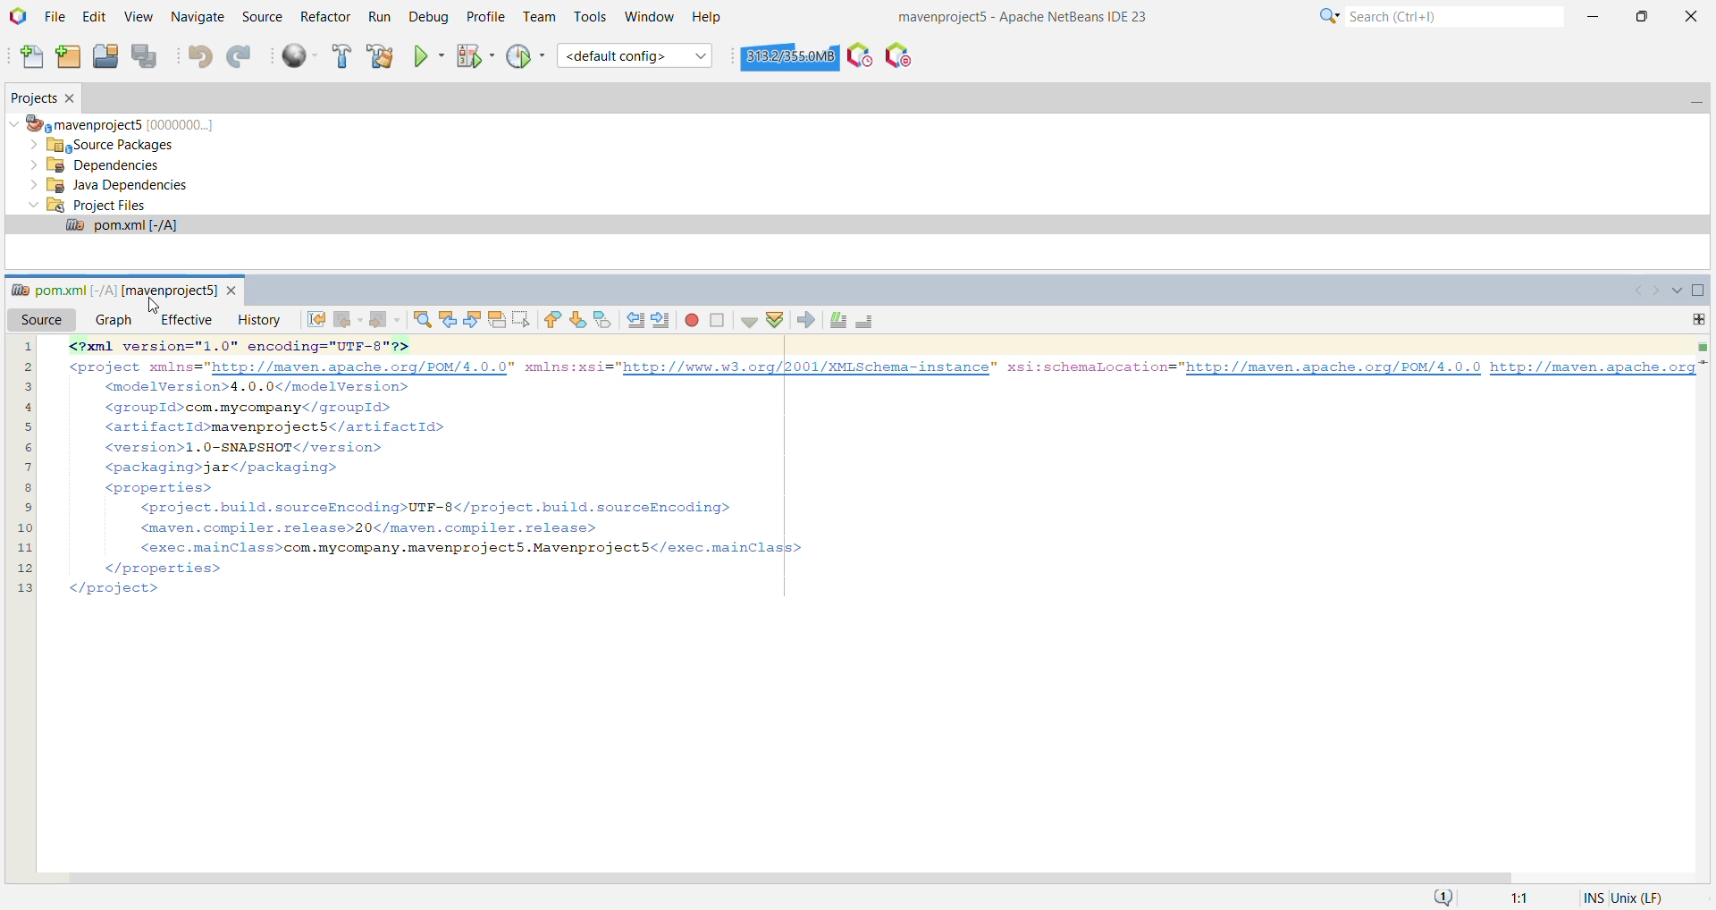 This screenshot has height=910, width=1716. What do you see at coordinates (260, 320) in the screenshot?
I see `History` at bounding box center [260, 320].